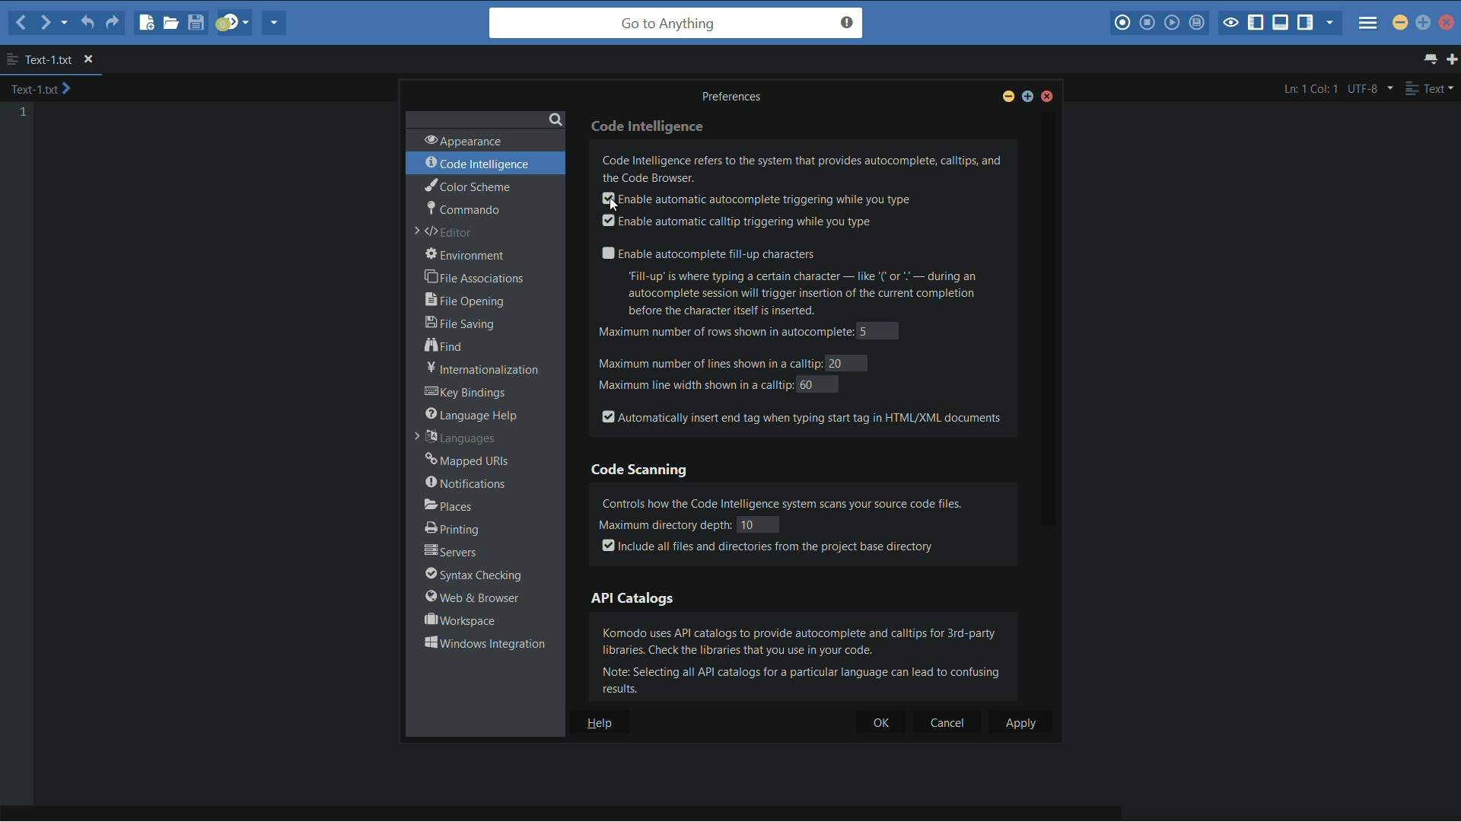 This screenshot has width=1461, height=822. I want to click on jump to next syntax correcting result, so click(234, 23).